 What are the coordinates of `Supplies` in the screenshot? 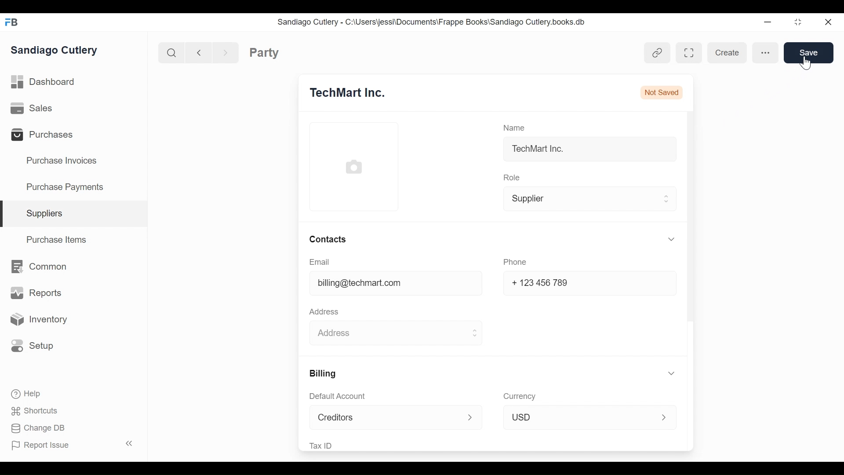 It's located at (47, 213).